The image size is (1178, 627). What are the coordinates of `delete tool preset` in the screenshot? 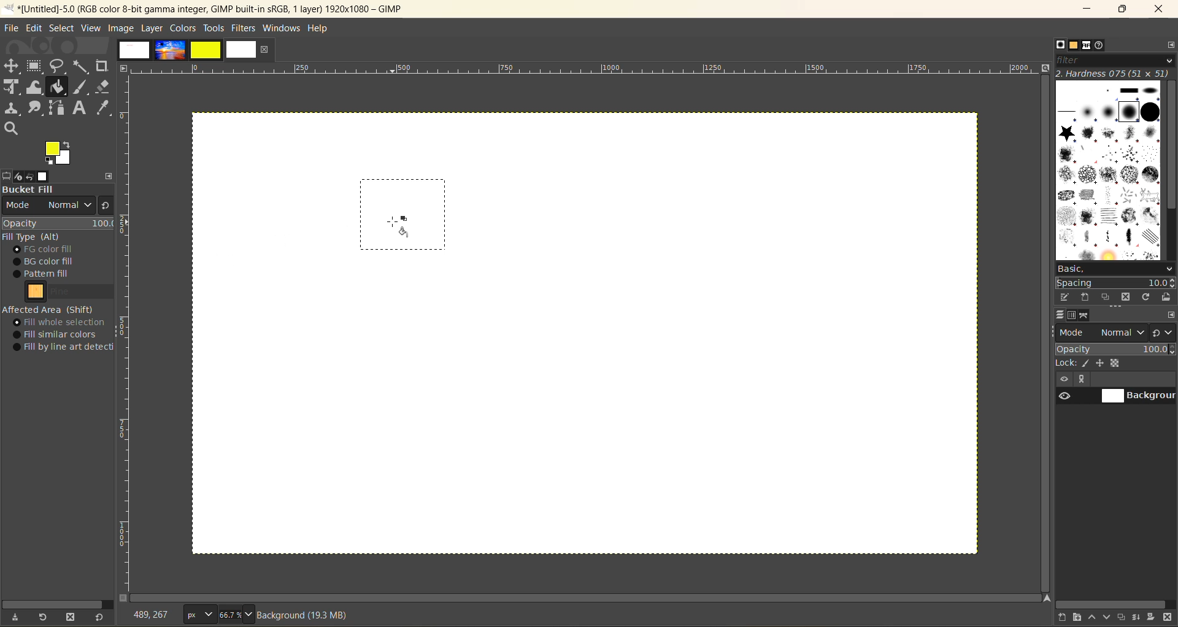 It's located at (74, 615).